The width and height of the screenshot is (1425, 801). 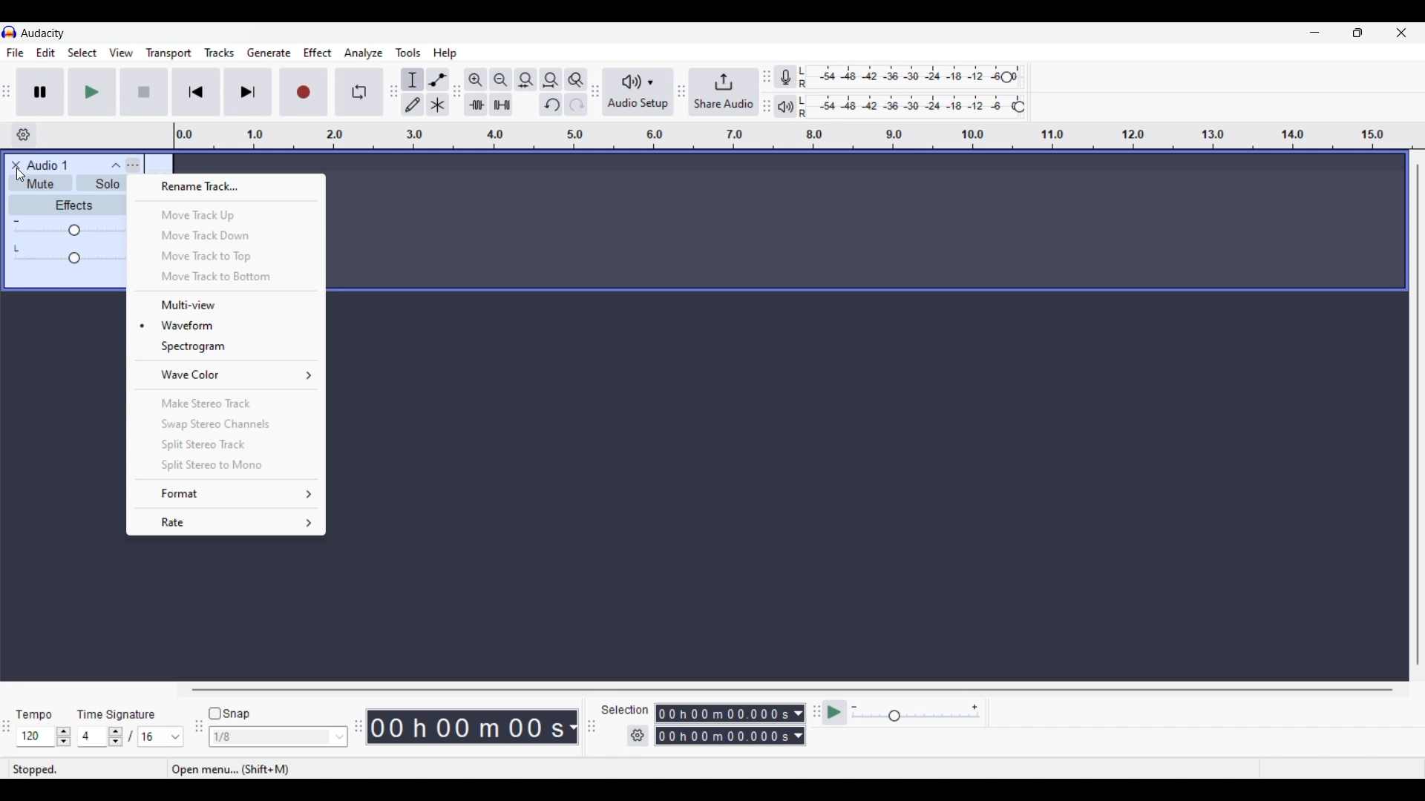 What do you see at coordinates (638, 736) in the screenshot?
I see `Selection settings` at bounding box center [638, 736].